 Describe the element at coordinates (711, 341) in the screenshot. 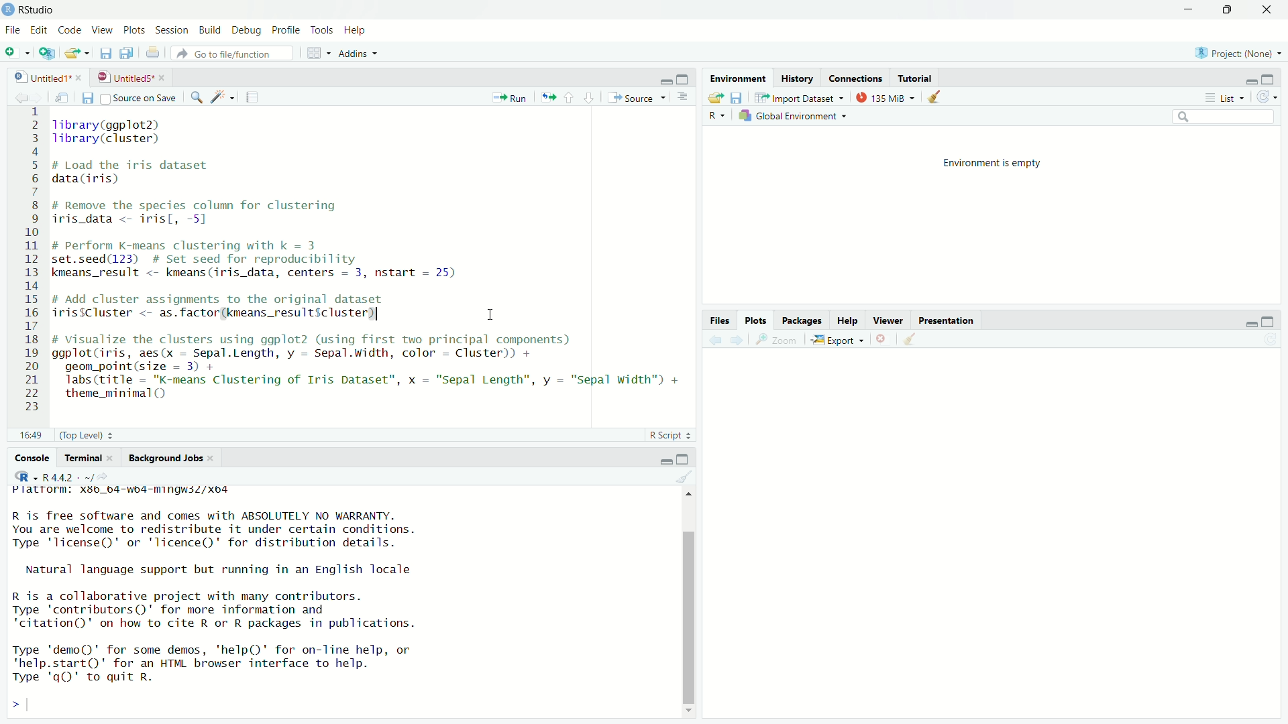

I see `previous plot` at that location.